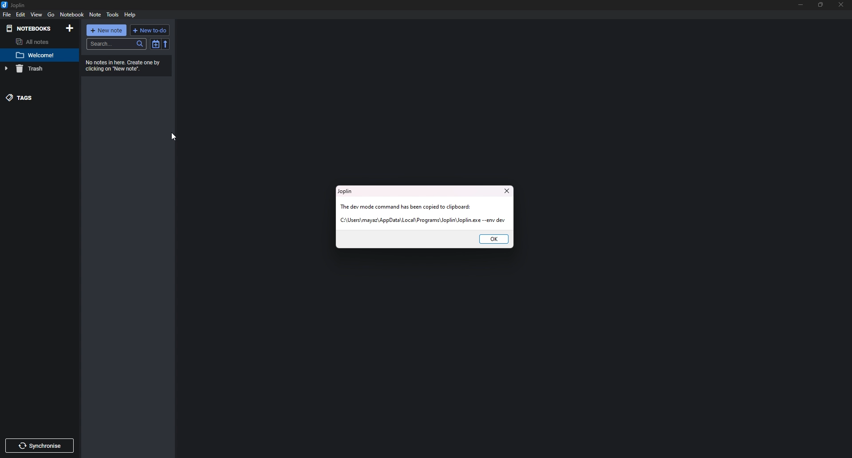 The image size is (852, 458). I want to click on New note, so click(106, 30).